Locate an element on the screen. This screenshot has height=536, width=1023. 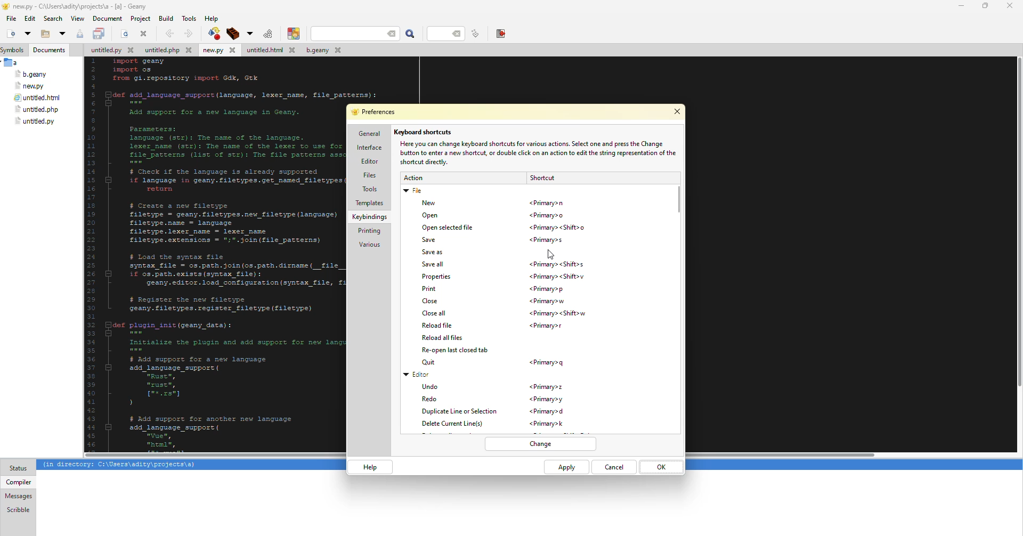
shortcut is located at coordinates (545, 411).